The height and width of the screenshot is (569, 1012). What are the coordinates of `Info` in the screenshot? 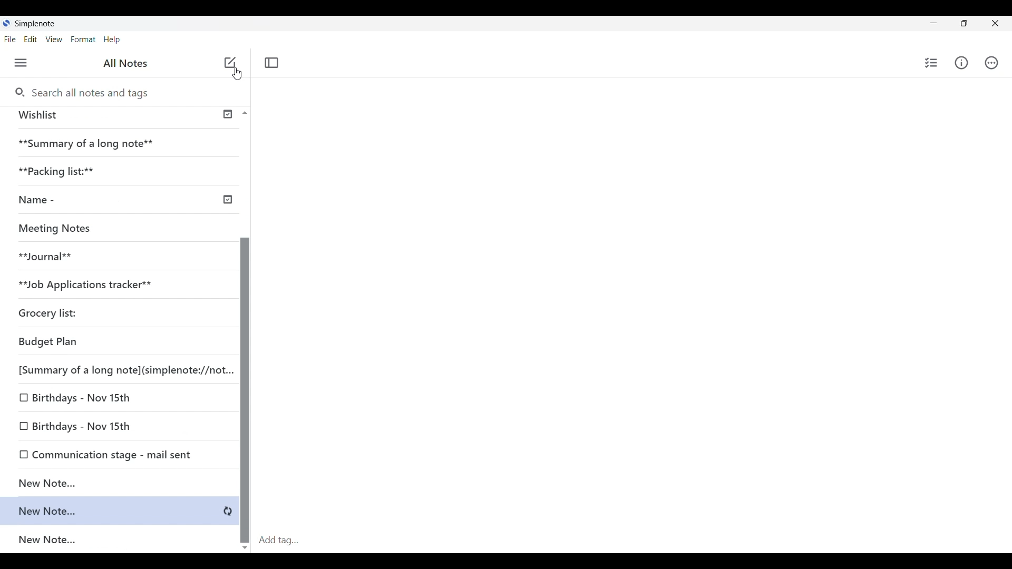 It's located at (963, 63).